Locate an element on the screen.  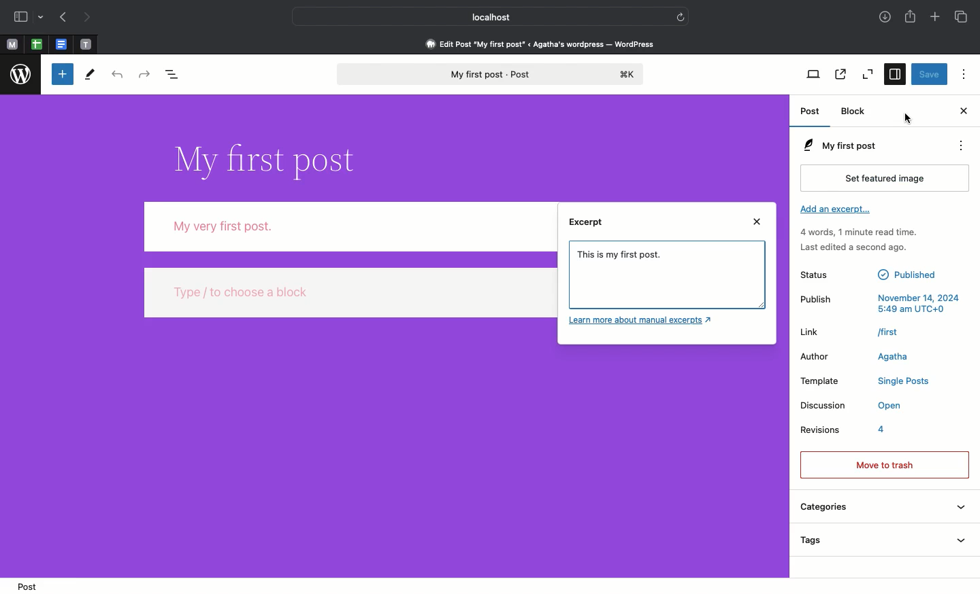
Link is located at coordinates (851, 332).